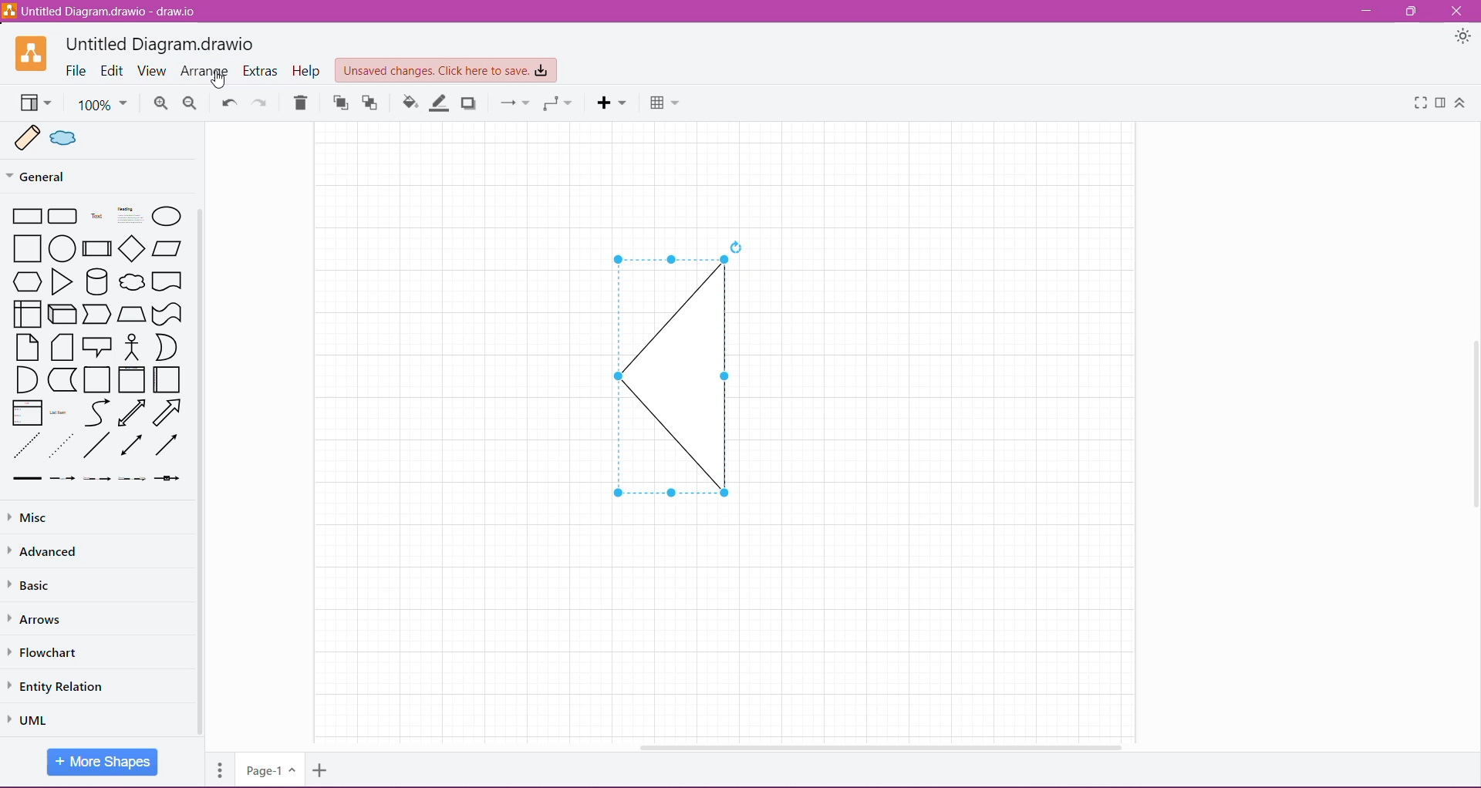  Describe the element at coordinates (206, 70) in the screenshot. I see `Arrange` at that location.